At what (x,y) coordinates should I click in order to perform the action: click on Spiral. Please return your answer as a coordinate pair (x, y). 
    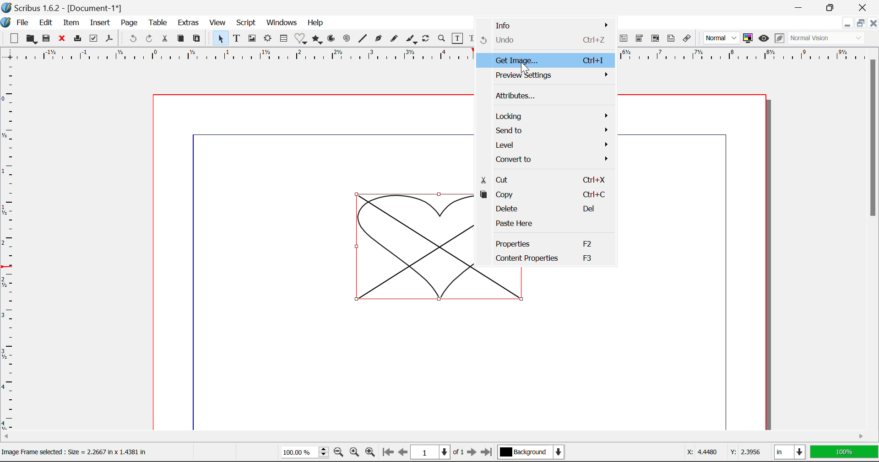
    Looking at the image, I should click on (347, 39).